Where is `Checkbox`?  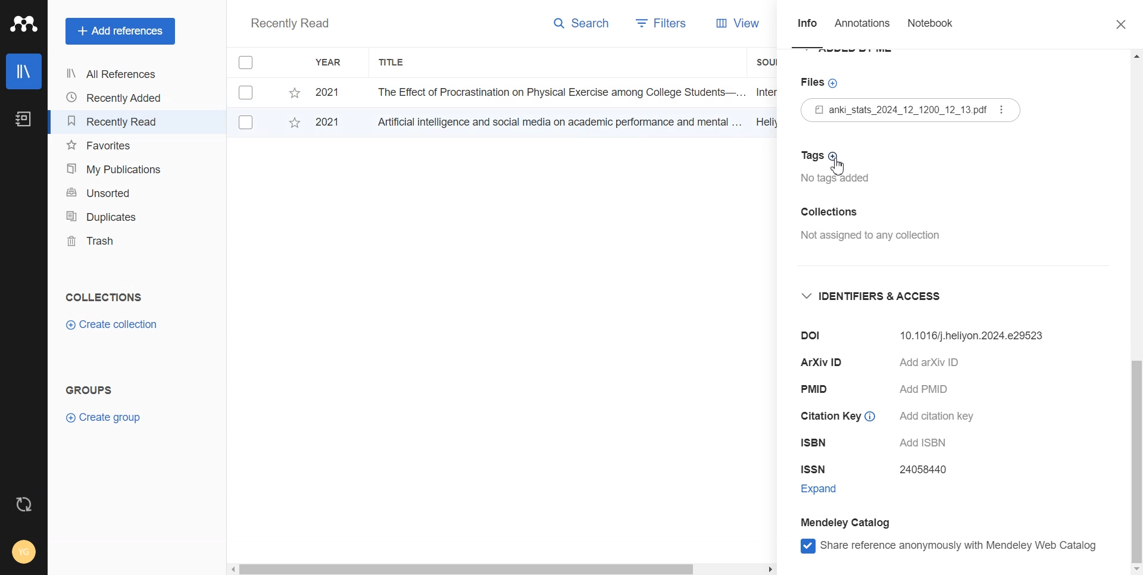 Checkbox is located at coordinates (248, 92).